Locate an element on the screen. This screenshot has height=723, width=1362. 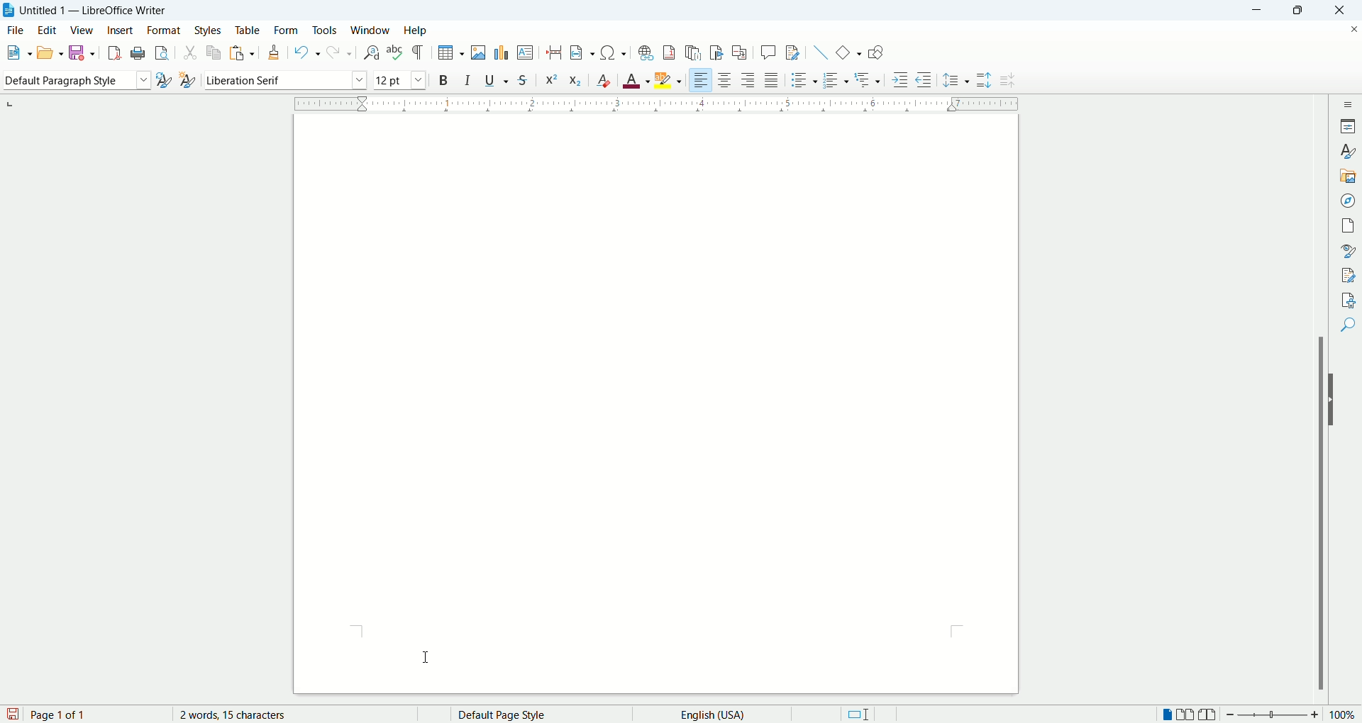
increase paragraph spacing is located at coordinates (984, 81).